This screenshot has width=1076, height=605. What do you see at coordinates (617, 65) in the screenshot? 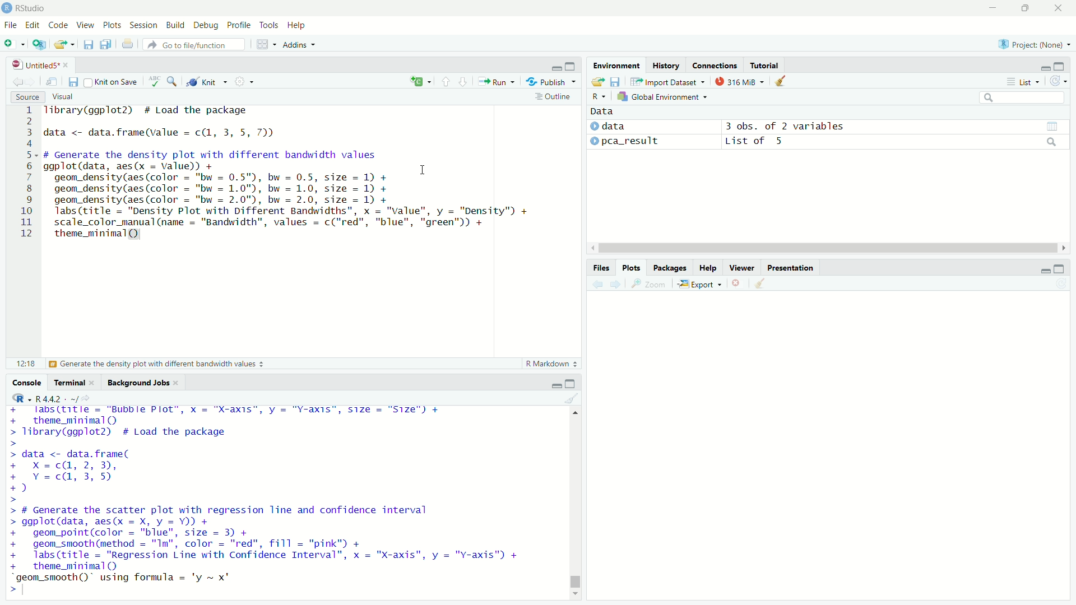
I see `Environment` at bounding box center [617, 65].